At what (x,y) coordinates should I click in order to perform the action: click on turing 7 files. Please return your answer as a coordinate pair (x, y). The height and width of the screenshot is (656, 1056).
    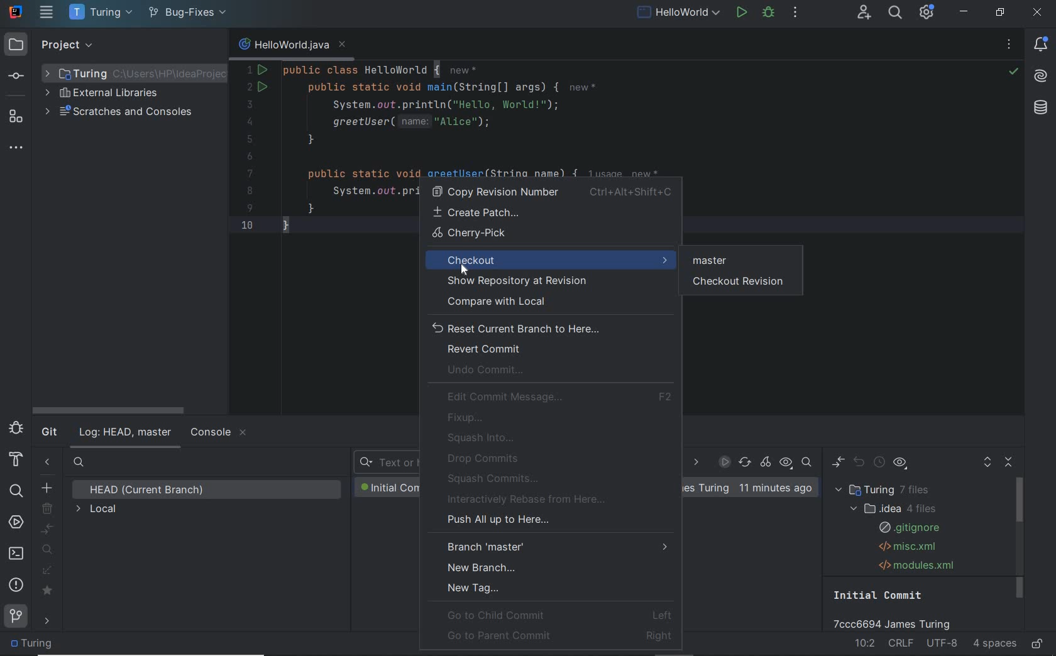
    Looking at the image, I should click on (886, 490).